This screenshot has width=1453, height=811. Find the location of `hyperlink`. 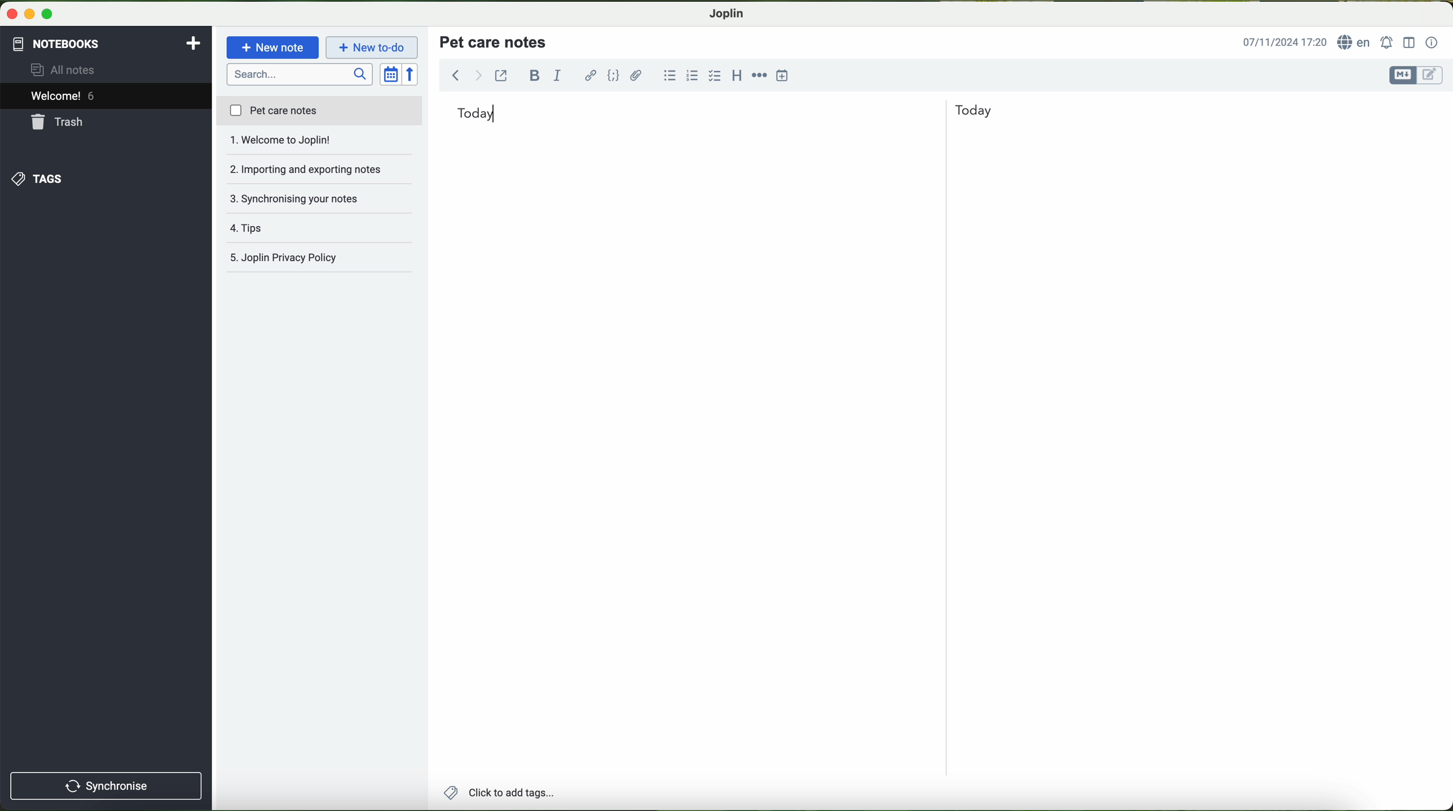

hyperlink is located at coordinates (592, 77).